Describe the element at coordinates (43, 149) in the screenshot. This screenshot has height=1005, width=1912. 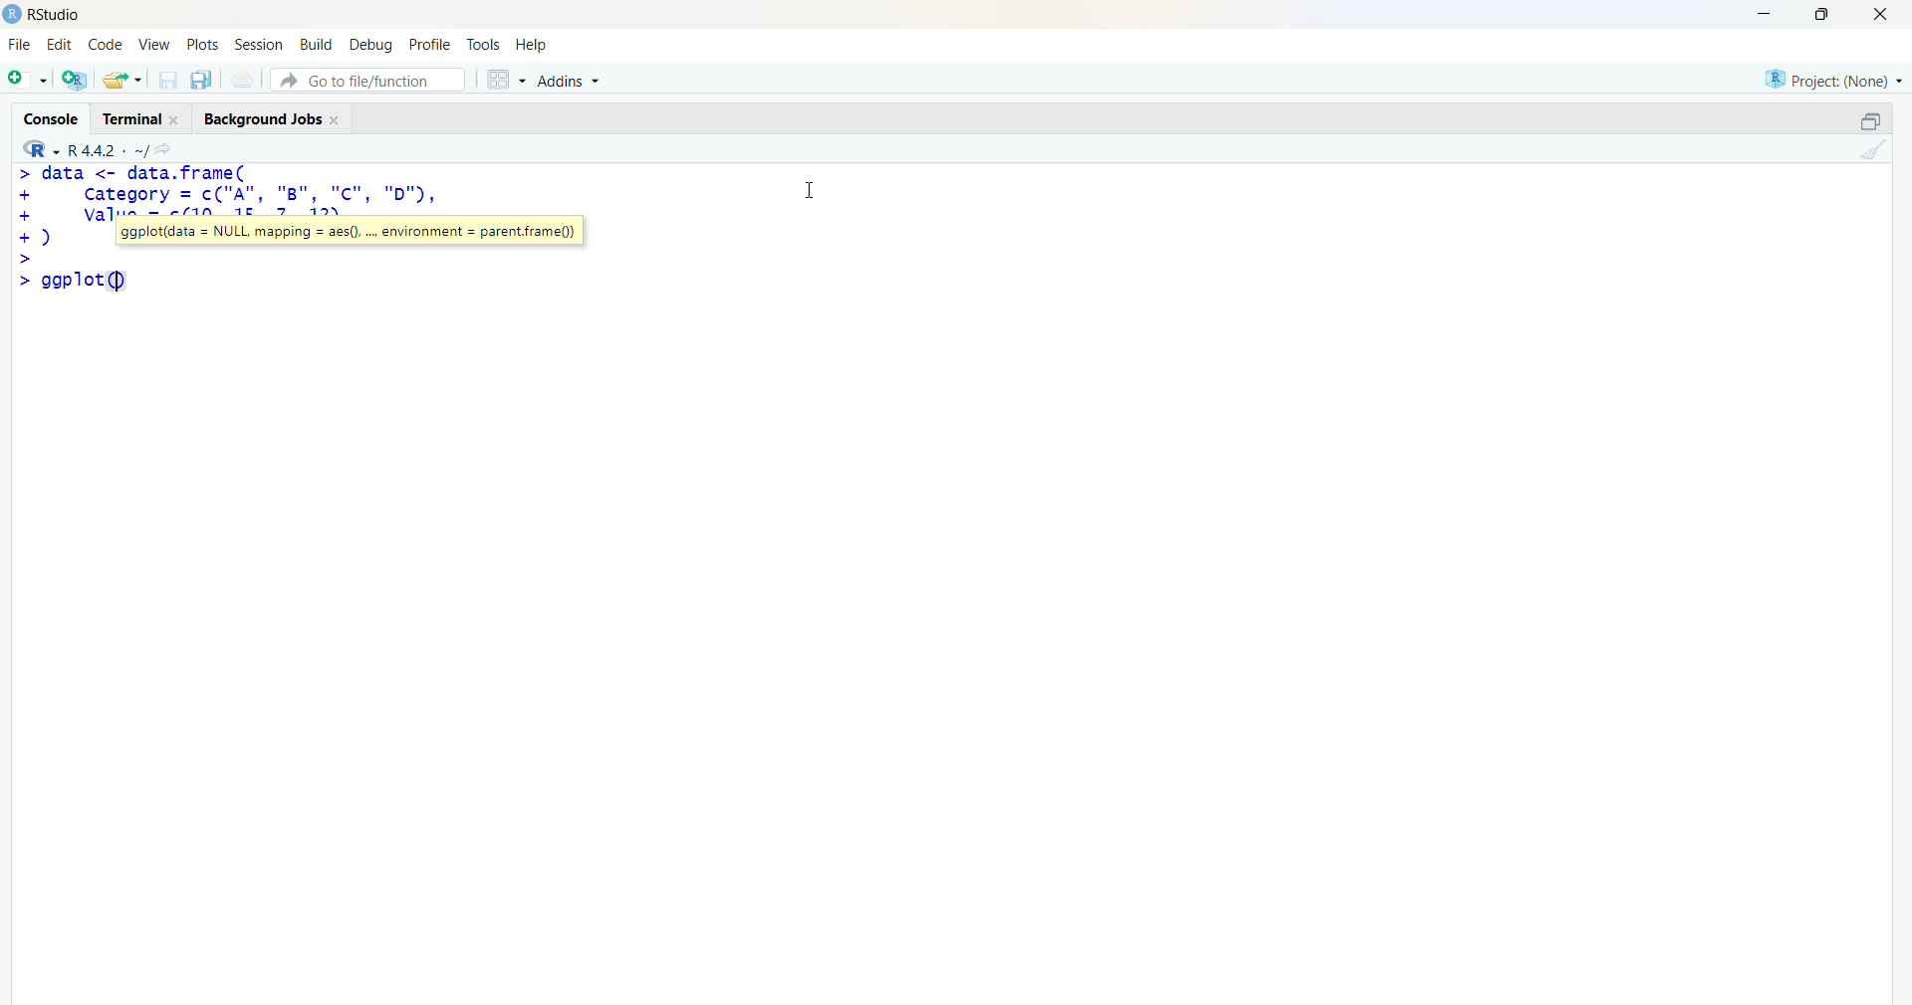
I see `R language` at that location.